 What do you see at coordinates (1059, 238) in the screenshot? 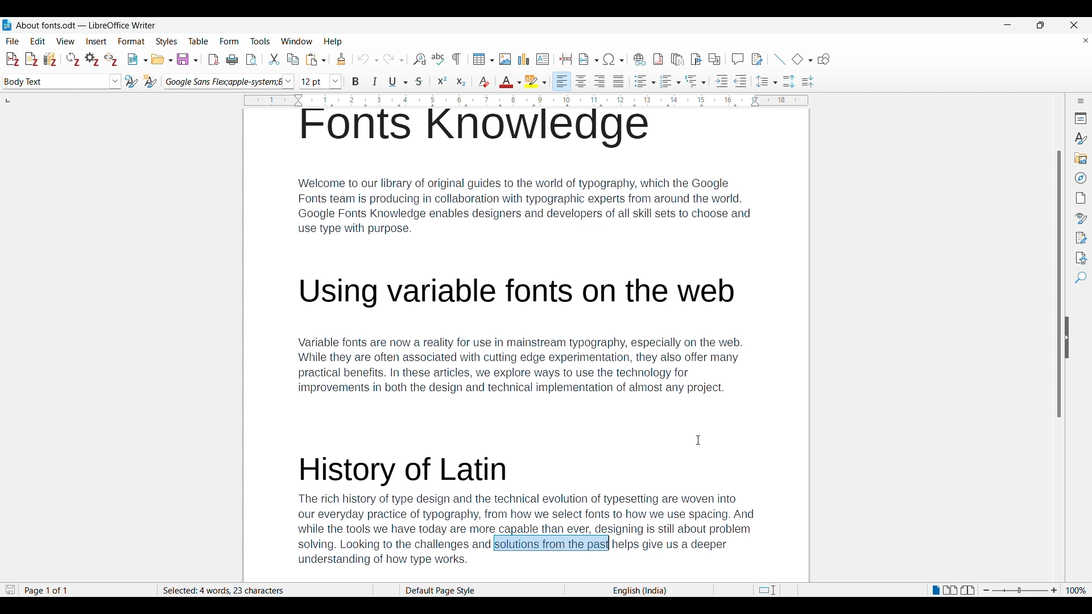
I see `Vertical slide bar` at bounding box center [1059, 238].